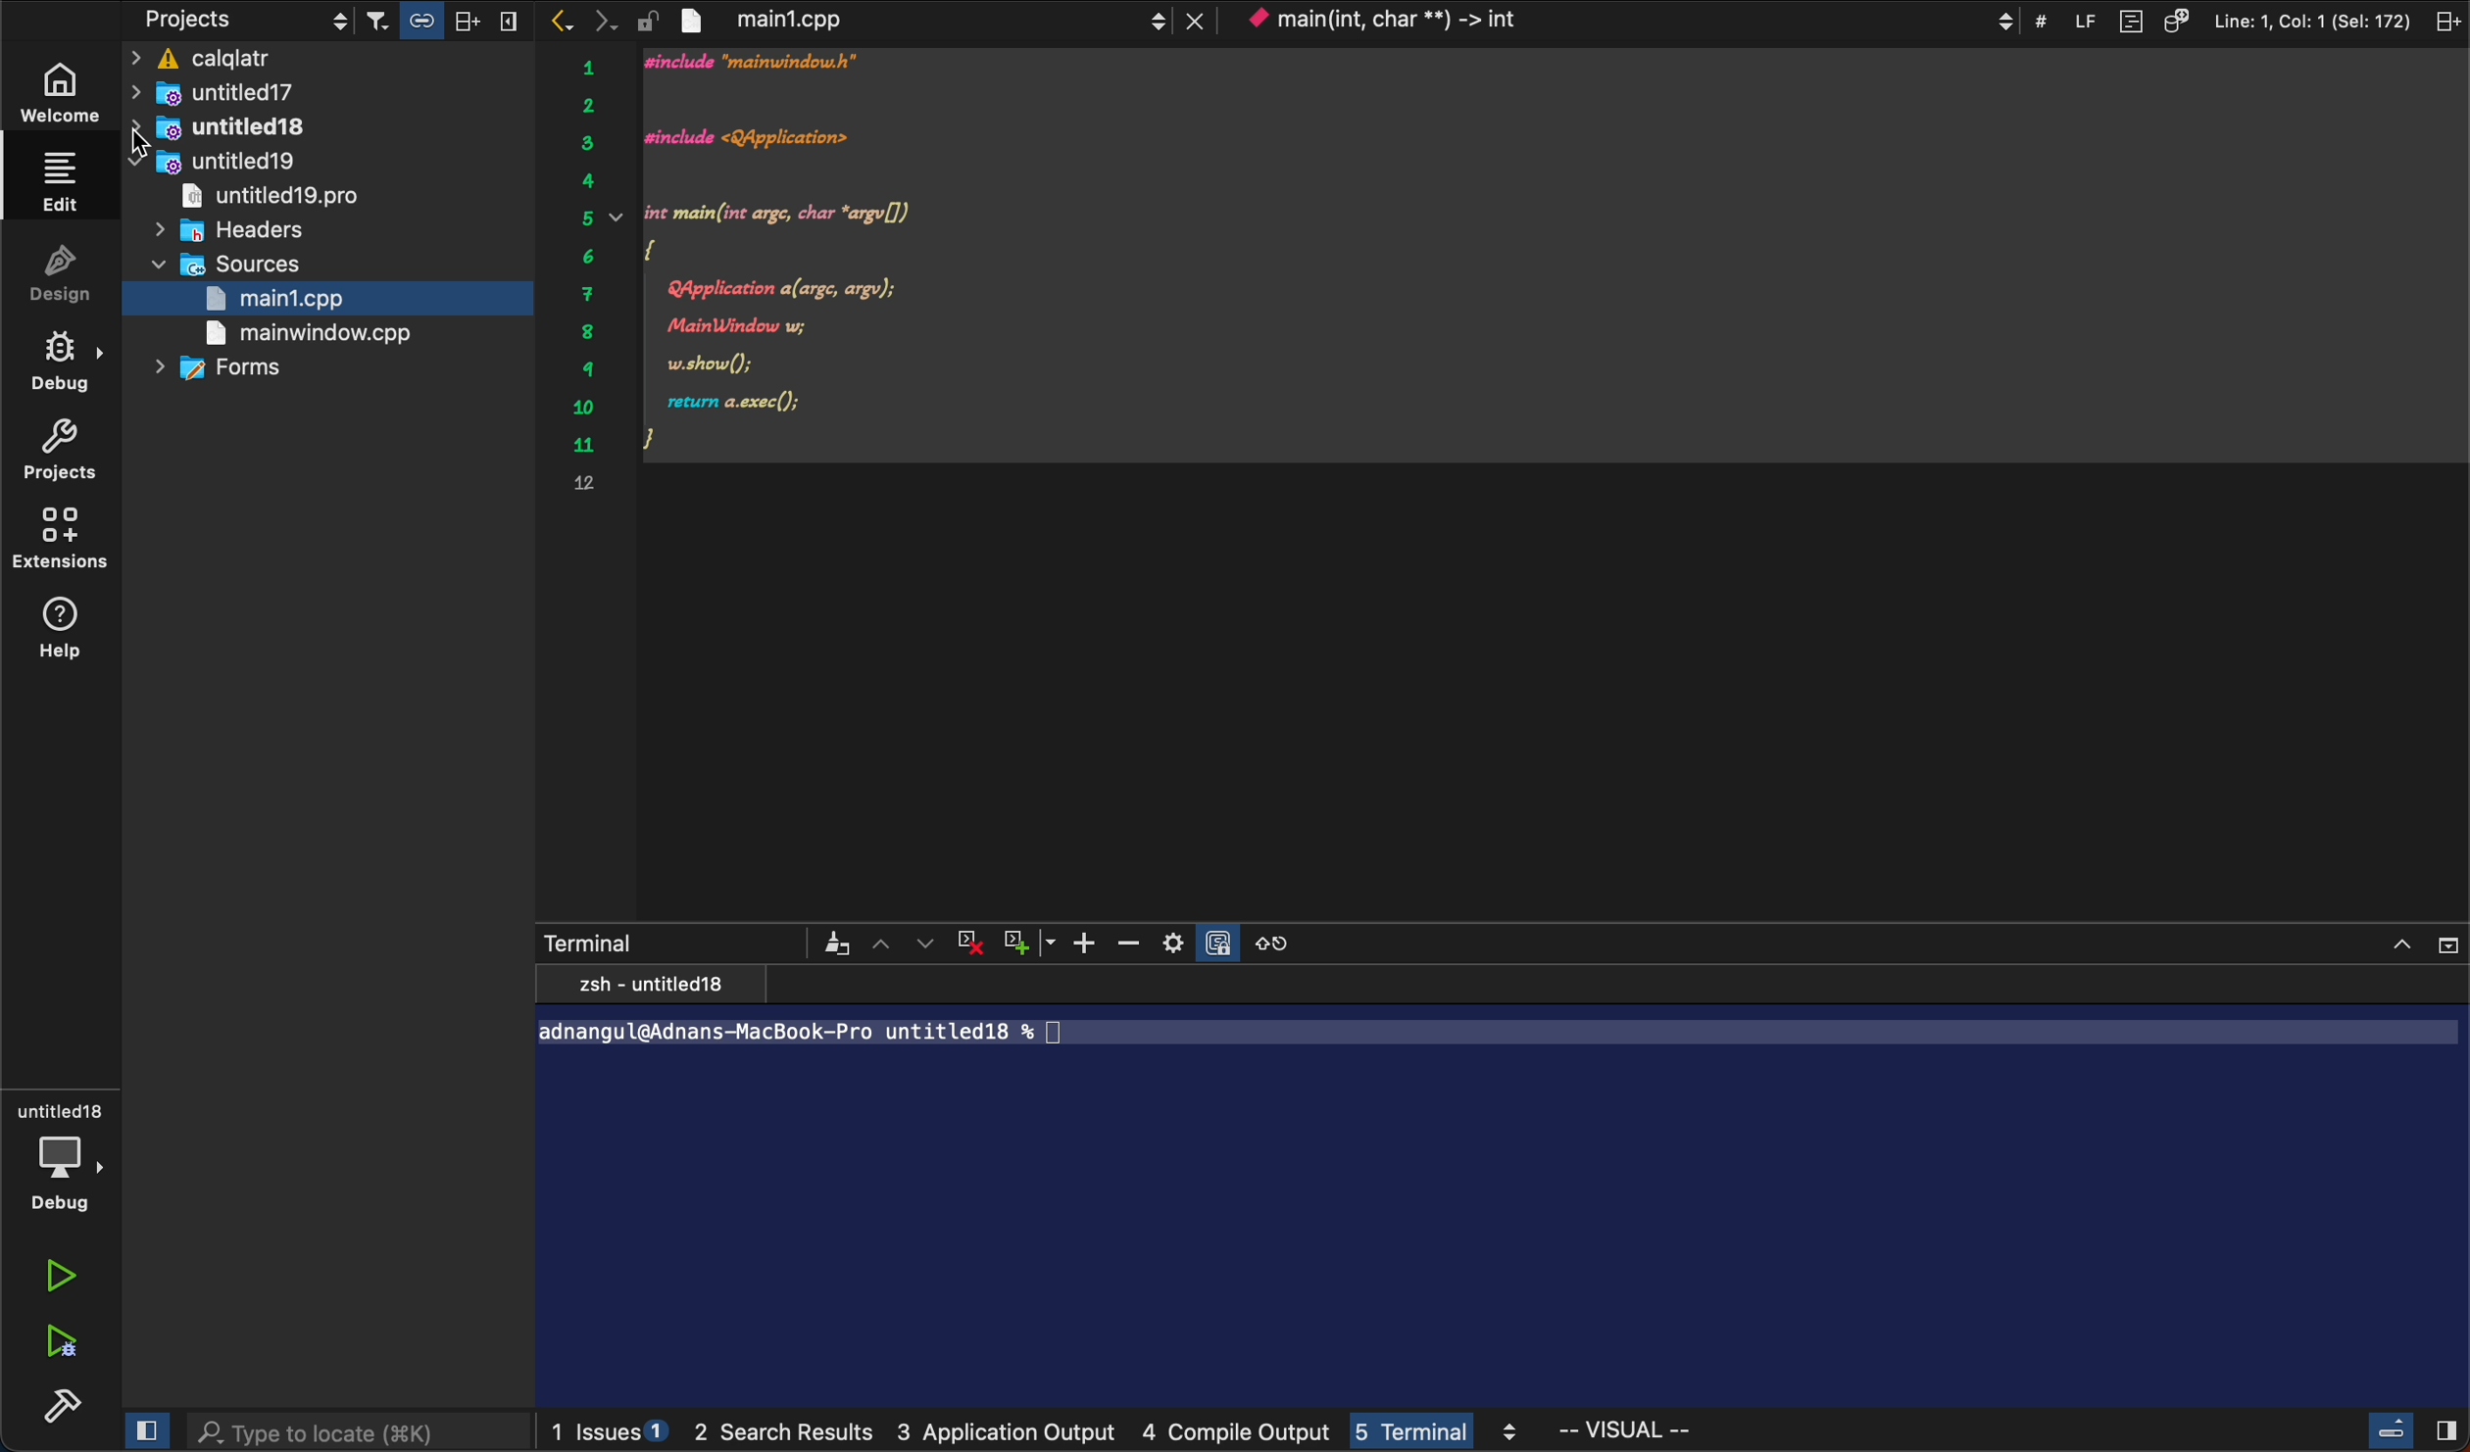 This screenshot has height=1452, width=2470. What do you see at coordinates (66, 363) in the screenshot?
I see `debug` at bounding box center [66, 363].